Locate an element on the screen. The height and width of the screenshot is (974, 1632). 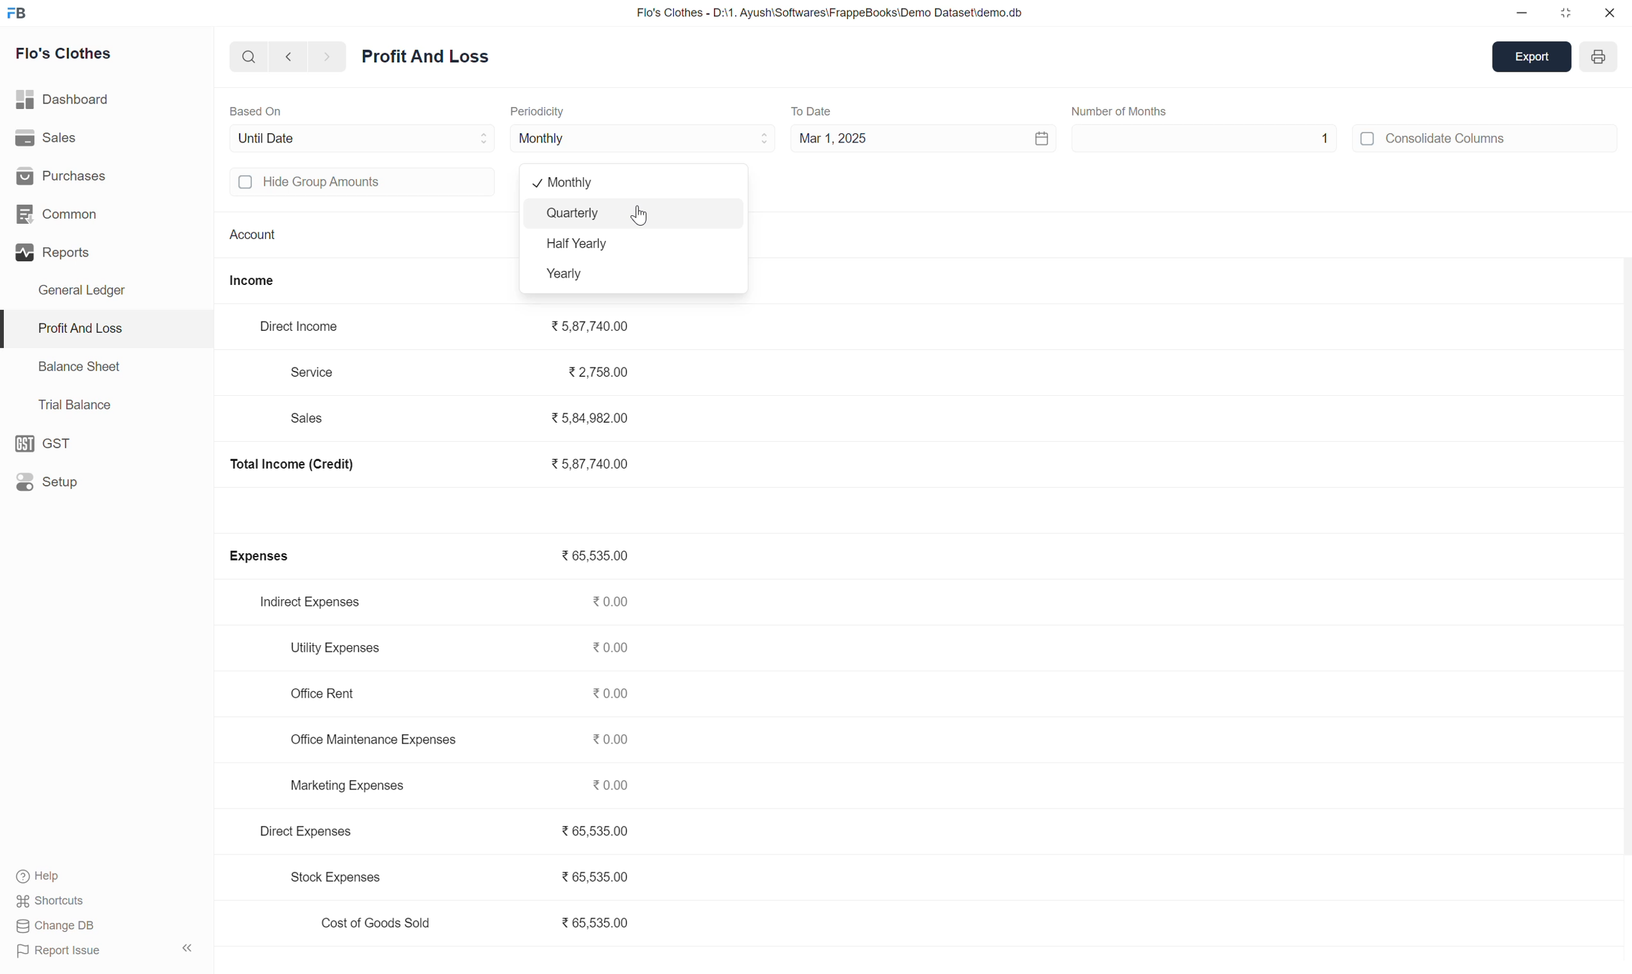
Report Issue « is located at coordinates (108, 951).